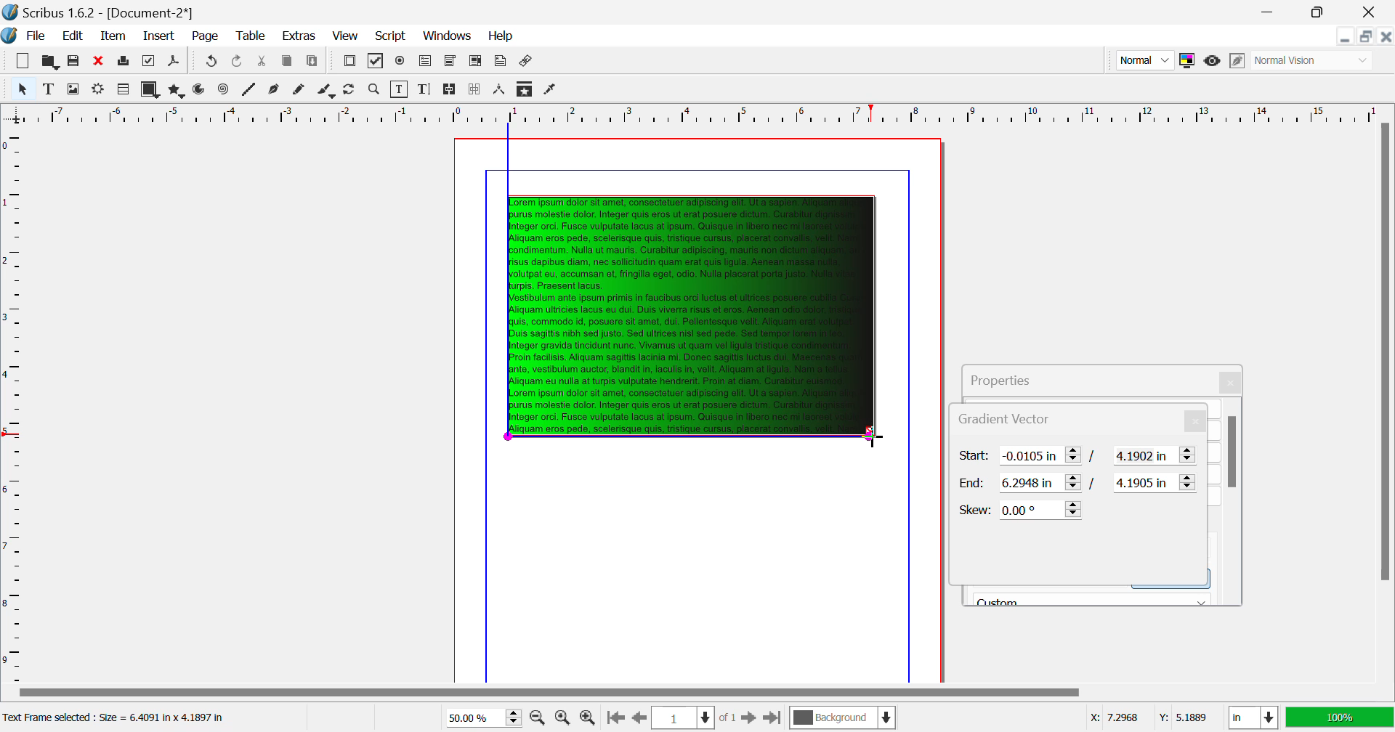 Image resolution: width=1395 pixels, height=732 pixels. What do you see at coordinates (100, 12) in the screenshot?
I see `Scribus 1.62 - [Document-2*]` at bounding box center [100, 12].